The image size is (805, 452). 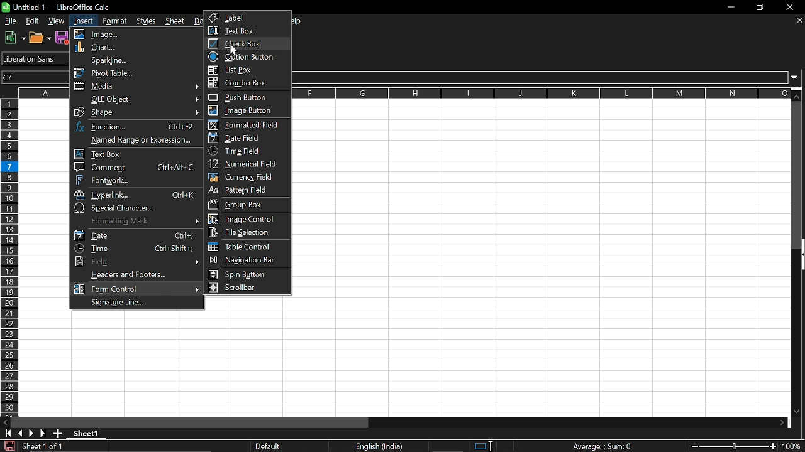 What do you see at coordinates (36, 77) in the screenshot?
I see `Name box` at bounding box center [36, 77].